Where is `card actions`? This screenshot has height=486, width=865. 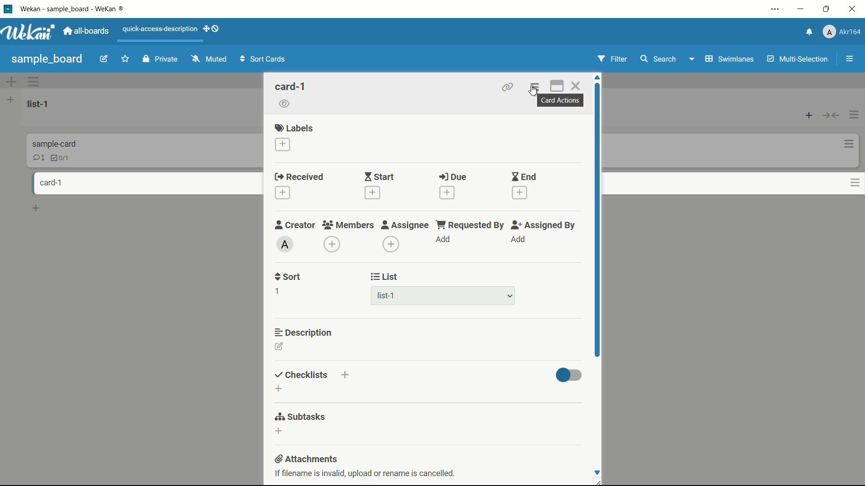 card actions is located at coordinates (846, 182).